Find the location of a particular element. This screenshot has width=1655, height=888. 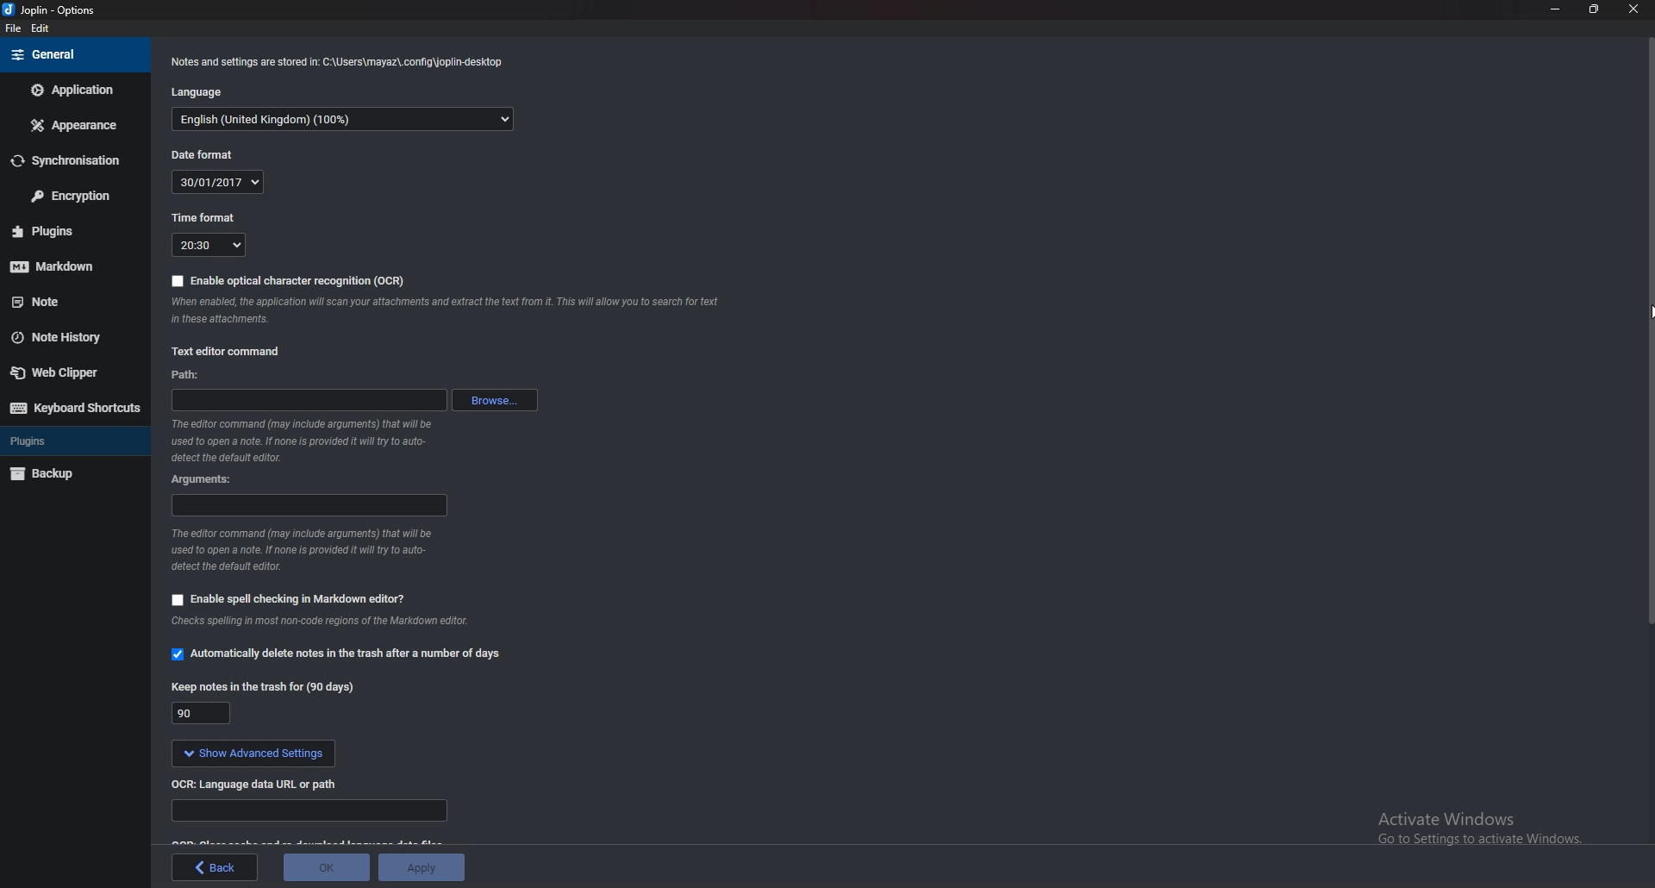

General is located at coordinates (73, 55).